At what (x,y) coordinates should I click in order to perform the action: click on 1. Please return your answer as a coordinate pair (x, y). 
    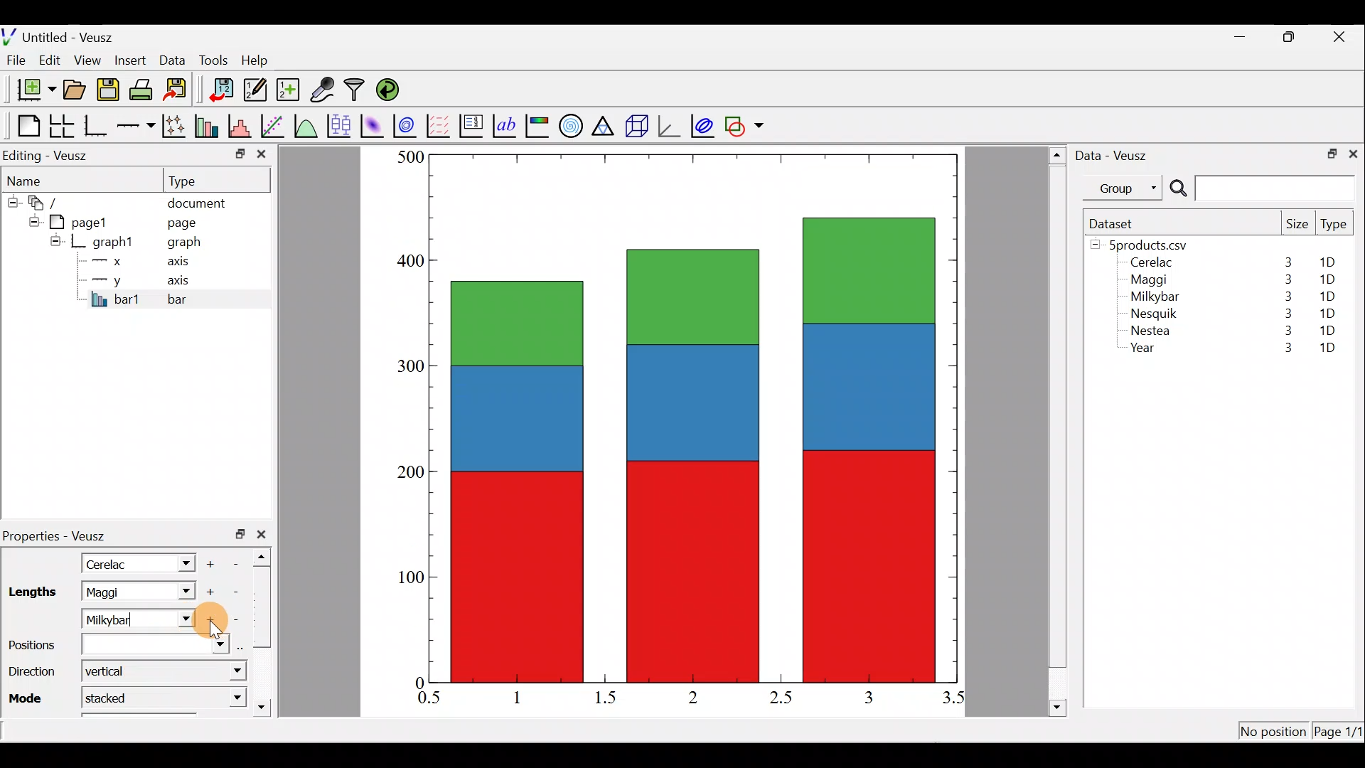
    Looking at the image, I should click on (528, 697).